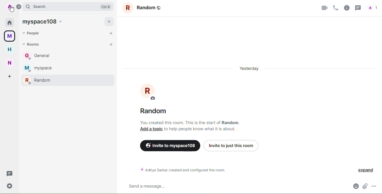 The image size is (382, 194). I want to click on add, so click(111, 33).